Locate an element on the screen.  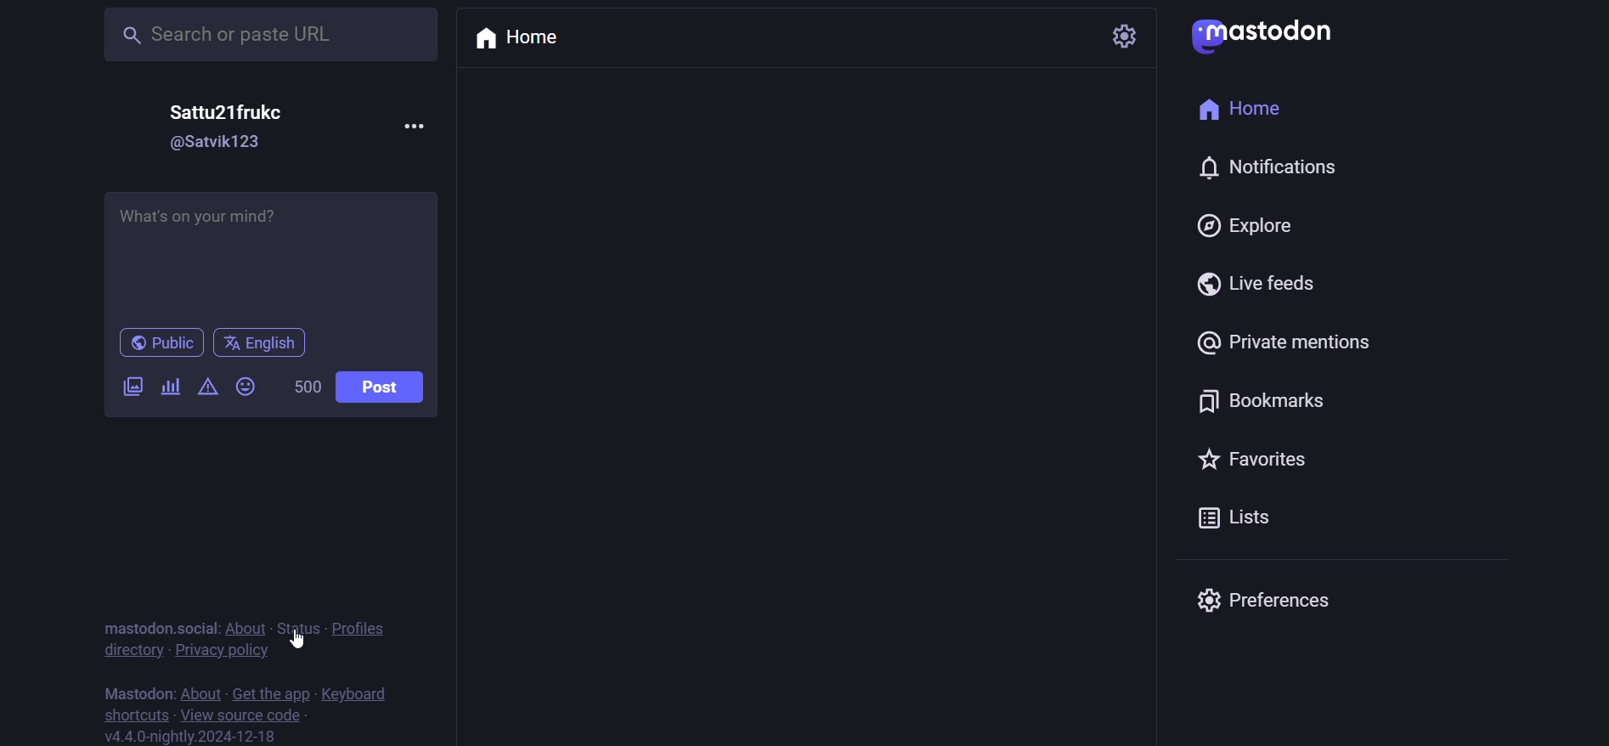
get the app is located at coordinates (272, 694).